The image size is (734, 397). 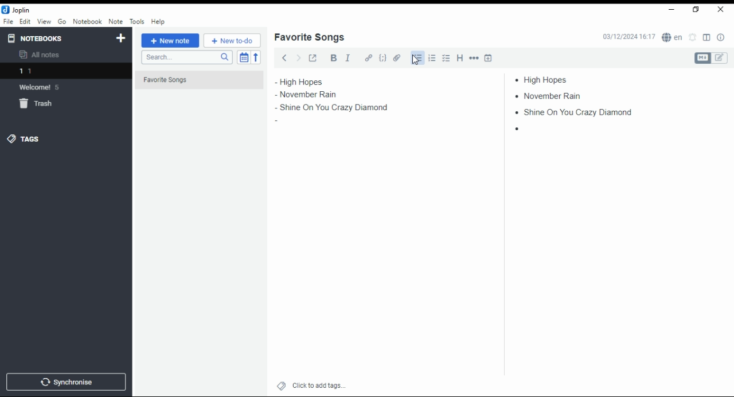 What do you see at coordinates (697, 10) in the screenshot?
I see `restore` at bounding box center [697, 10].